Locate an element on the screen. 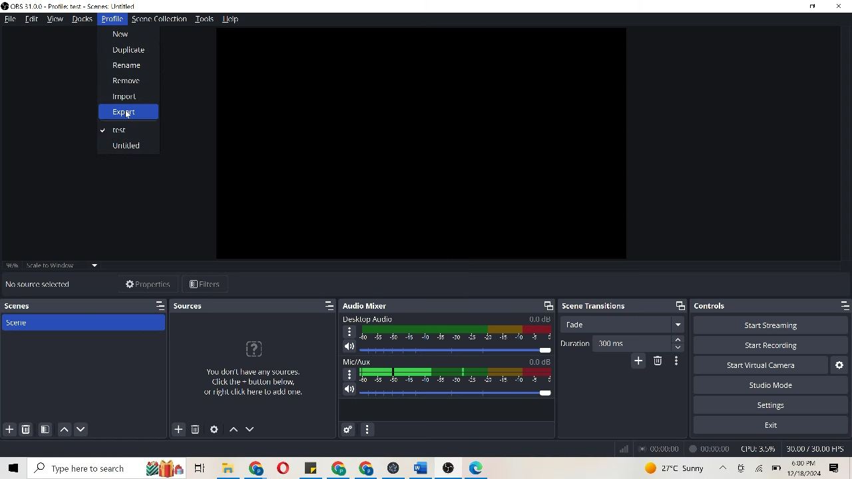  Start recording is located at coordinates (769, 348).